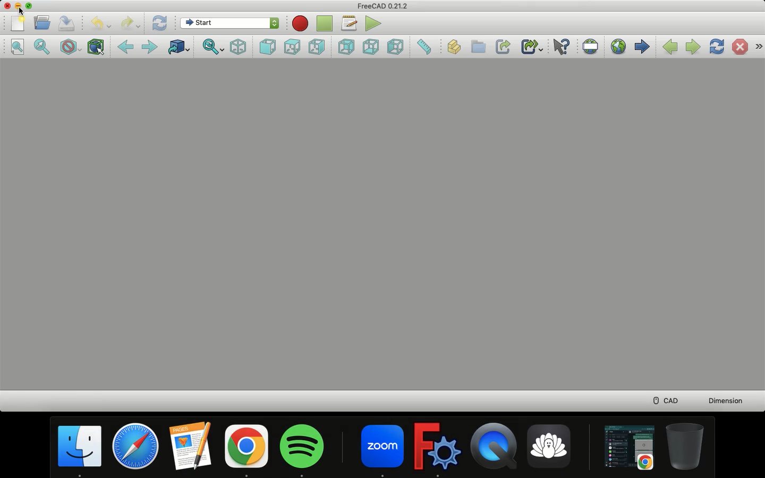  I want to click on What's this?, so click(562, 47).